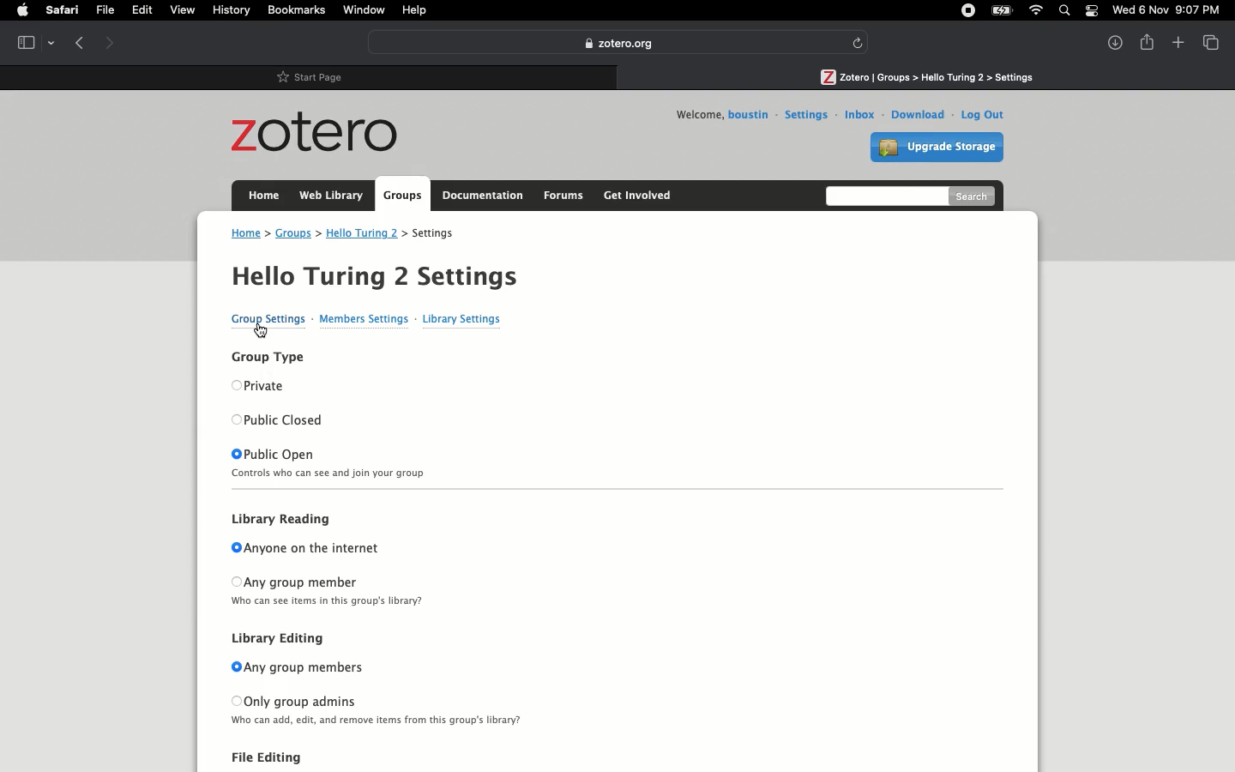  Describe the element at coordinates (297, 10) in the screenshot. I see `Bookmarks` at that location.